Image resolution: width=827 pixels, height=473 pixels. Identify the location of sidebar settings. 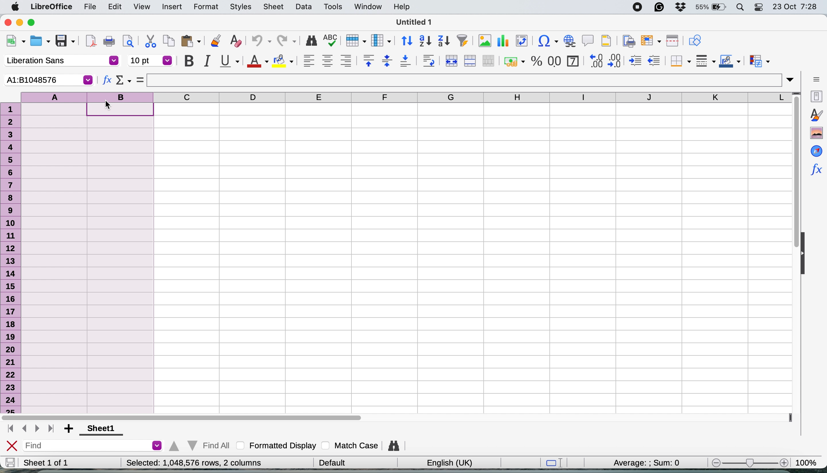
(816, 78).